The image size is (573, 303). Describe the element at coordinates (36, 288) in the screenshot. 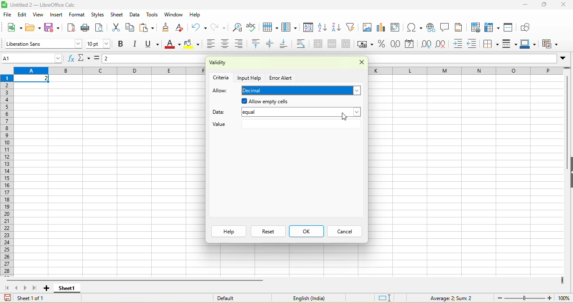

I see `scroll top last sheet` at that location.